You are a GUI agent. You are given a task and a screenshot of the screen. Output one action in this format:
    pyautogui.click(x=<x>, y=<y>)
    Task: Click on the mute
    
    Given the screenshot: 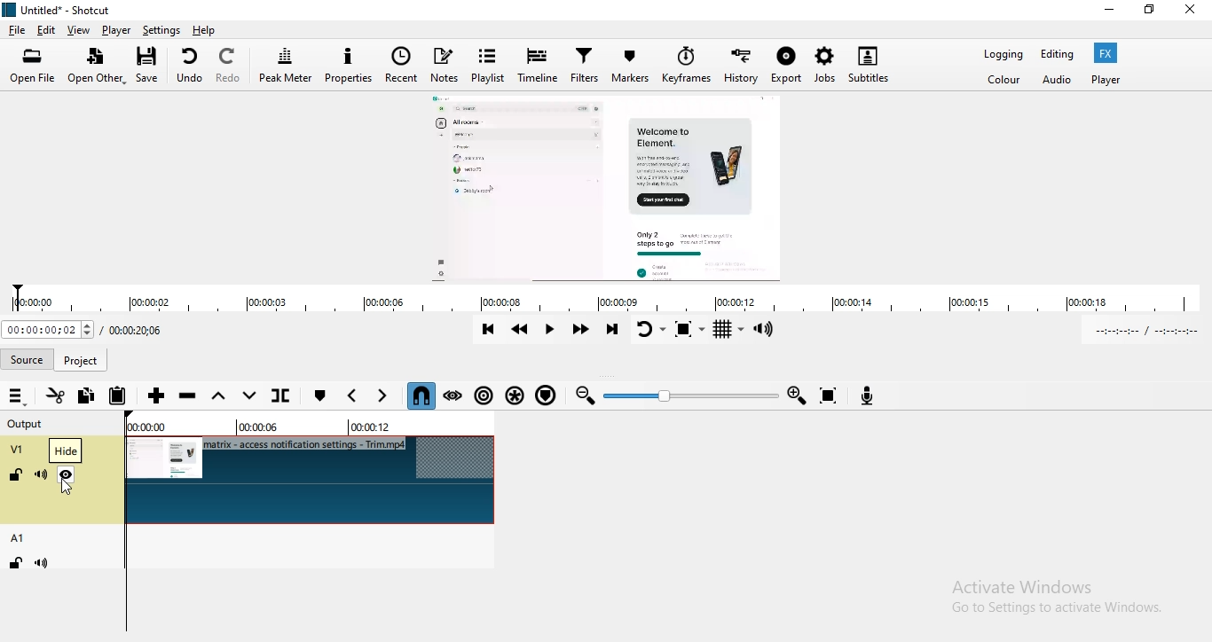 What is the action you would take?
    pyautogui.click(x=44, y=563)
    